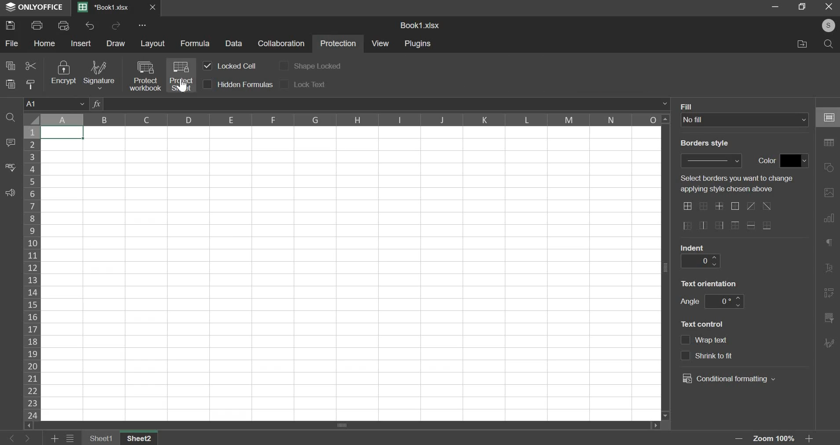  I want to click on cut, so click(30, 65).